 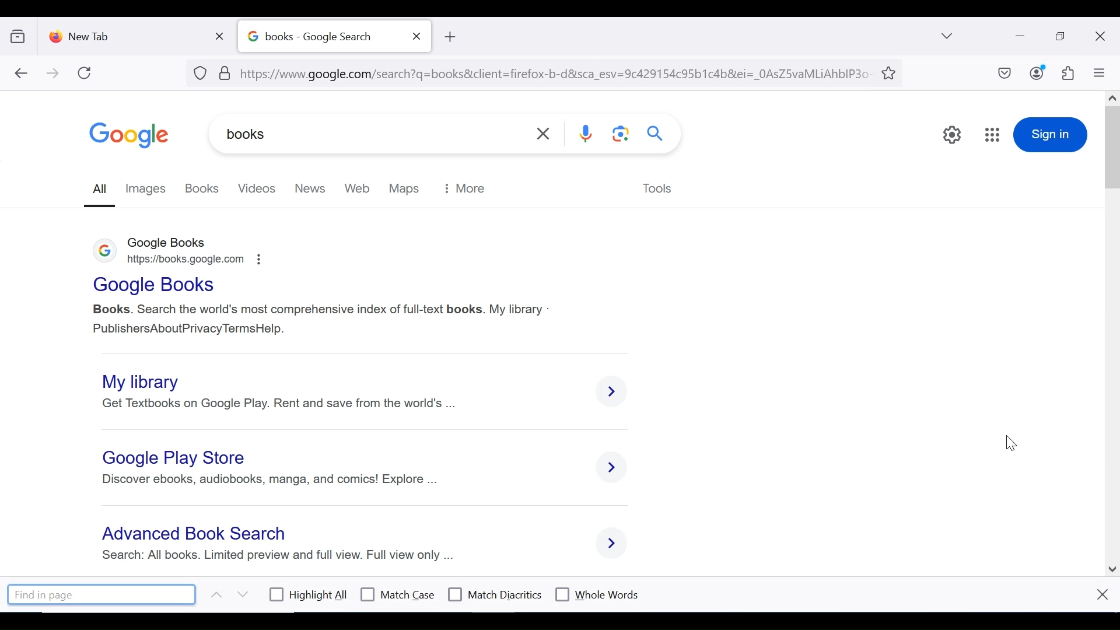 What do you see at coordinates (173, 241) in the screenshot?
I see `google books` at bounding box center [173, 241].